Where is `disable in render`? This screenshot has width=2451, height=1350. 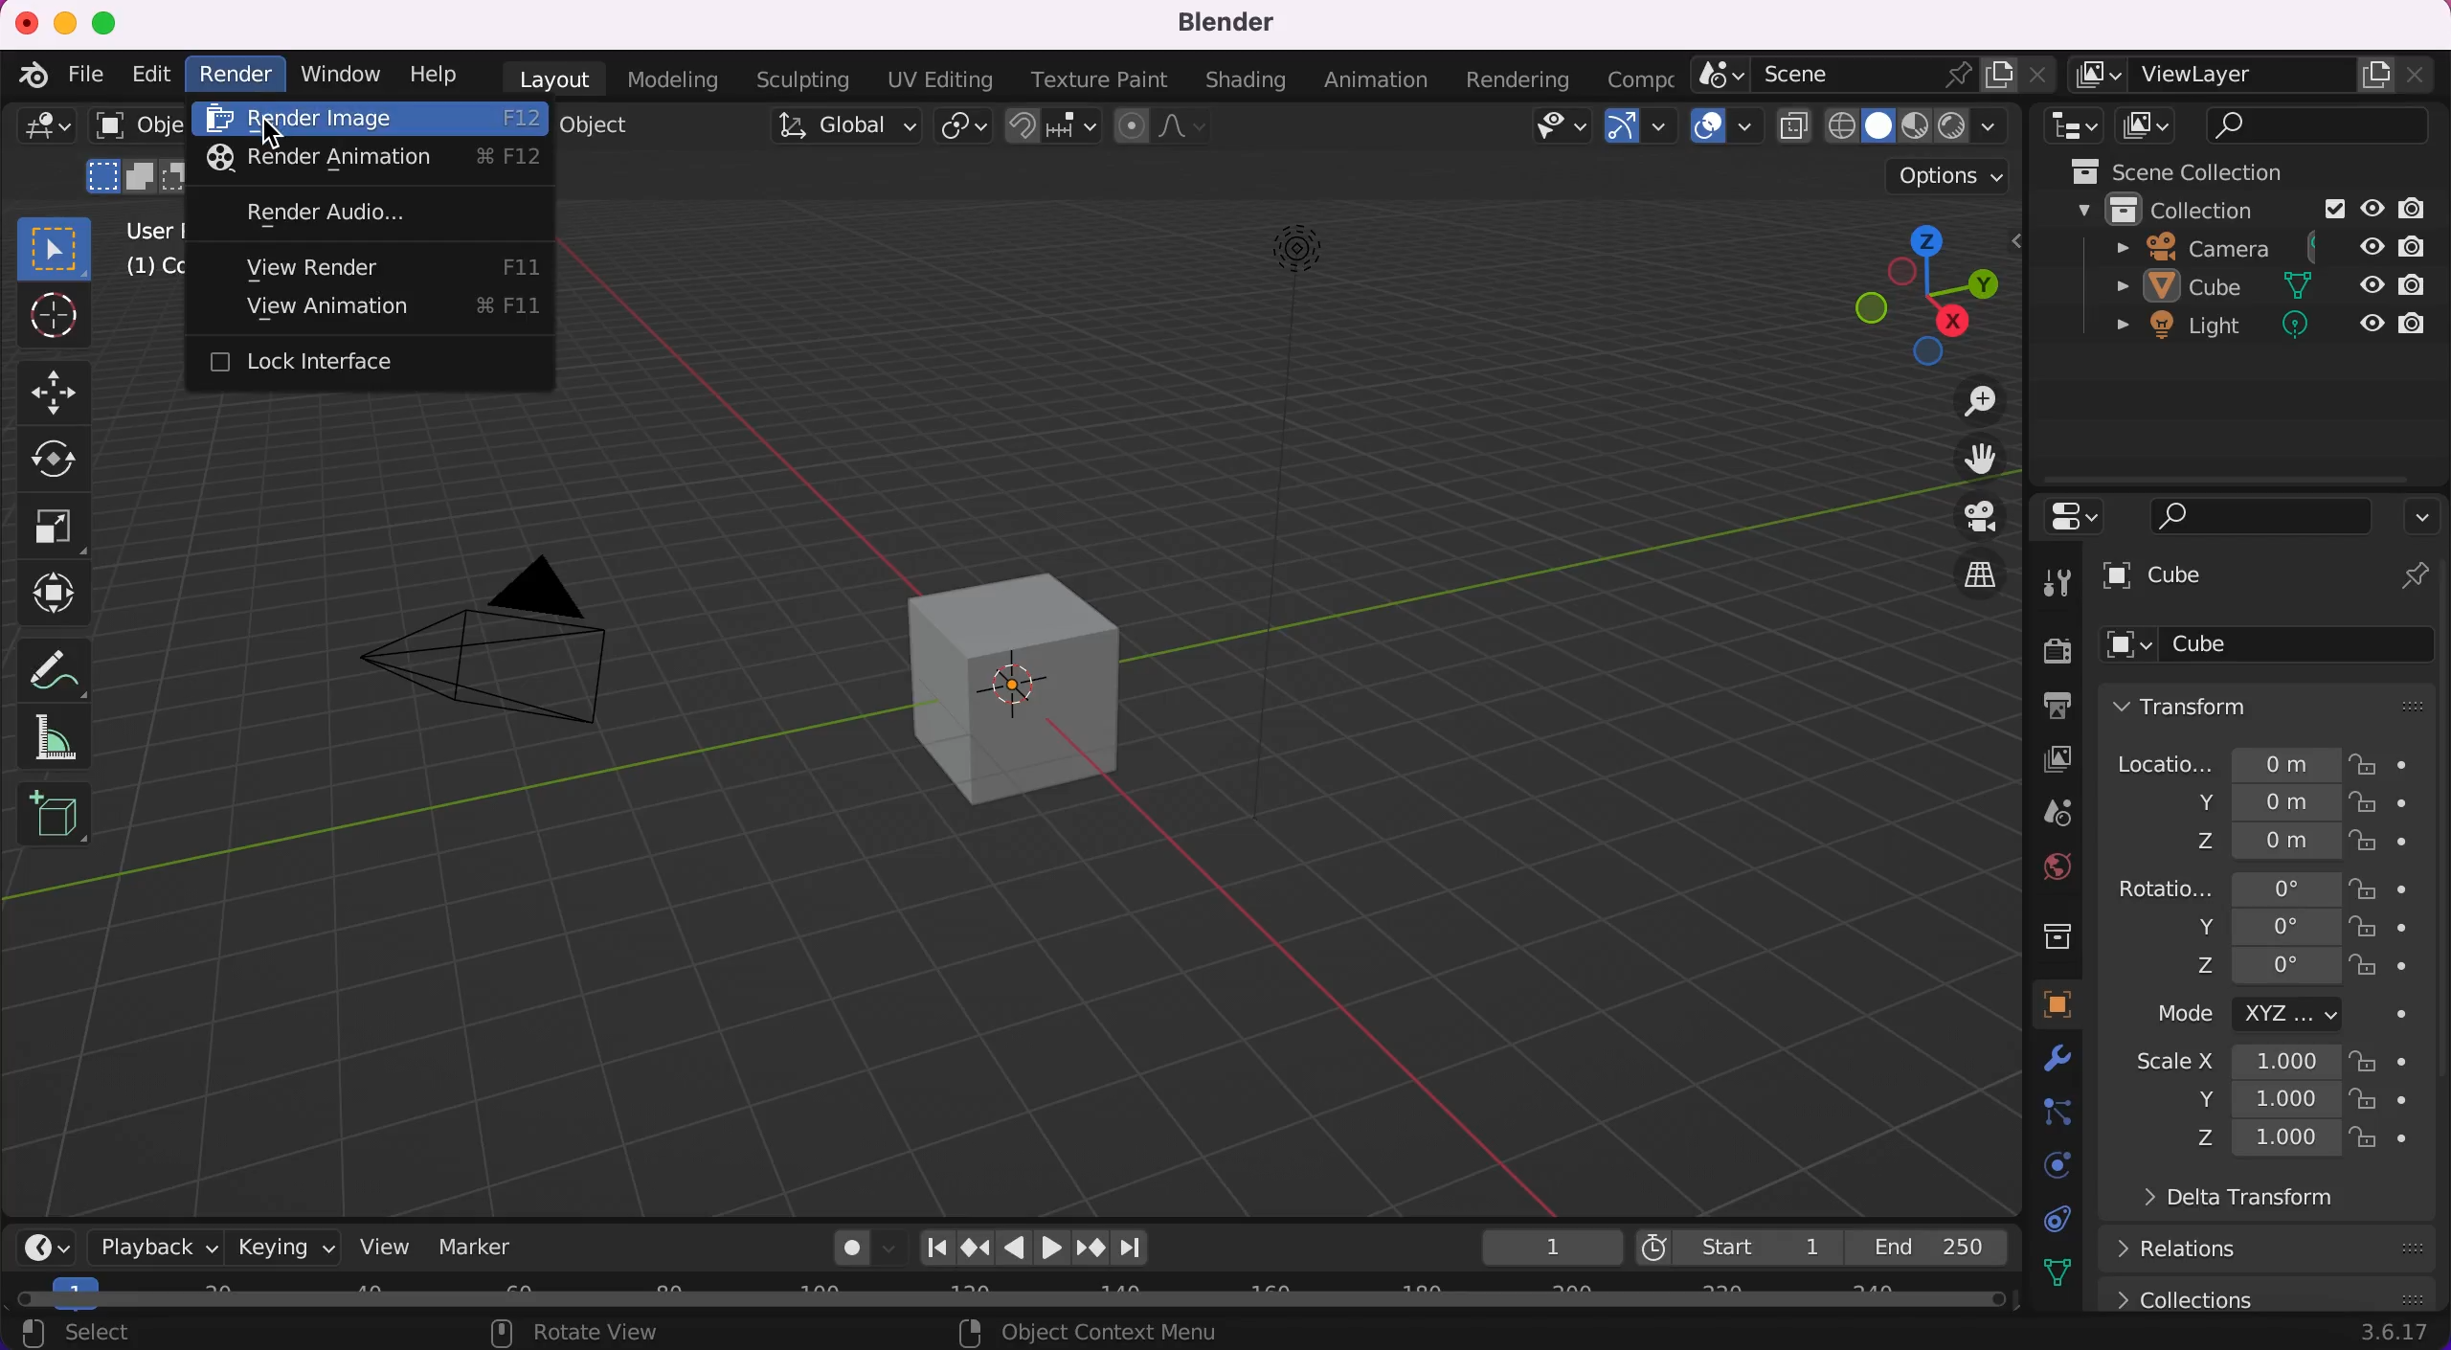 disable in render is located at coordinates (2415, 284).